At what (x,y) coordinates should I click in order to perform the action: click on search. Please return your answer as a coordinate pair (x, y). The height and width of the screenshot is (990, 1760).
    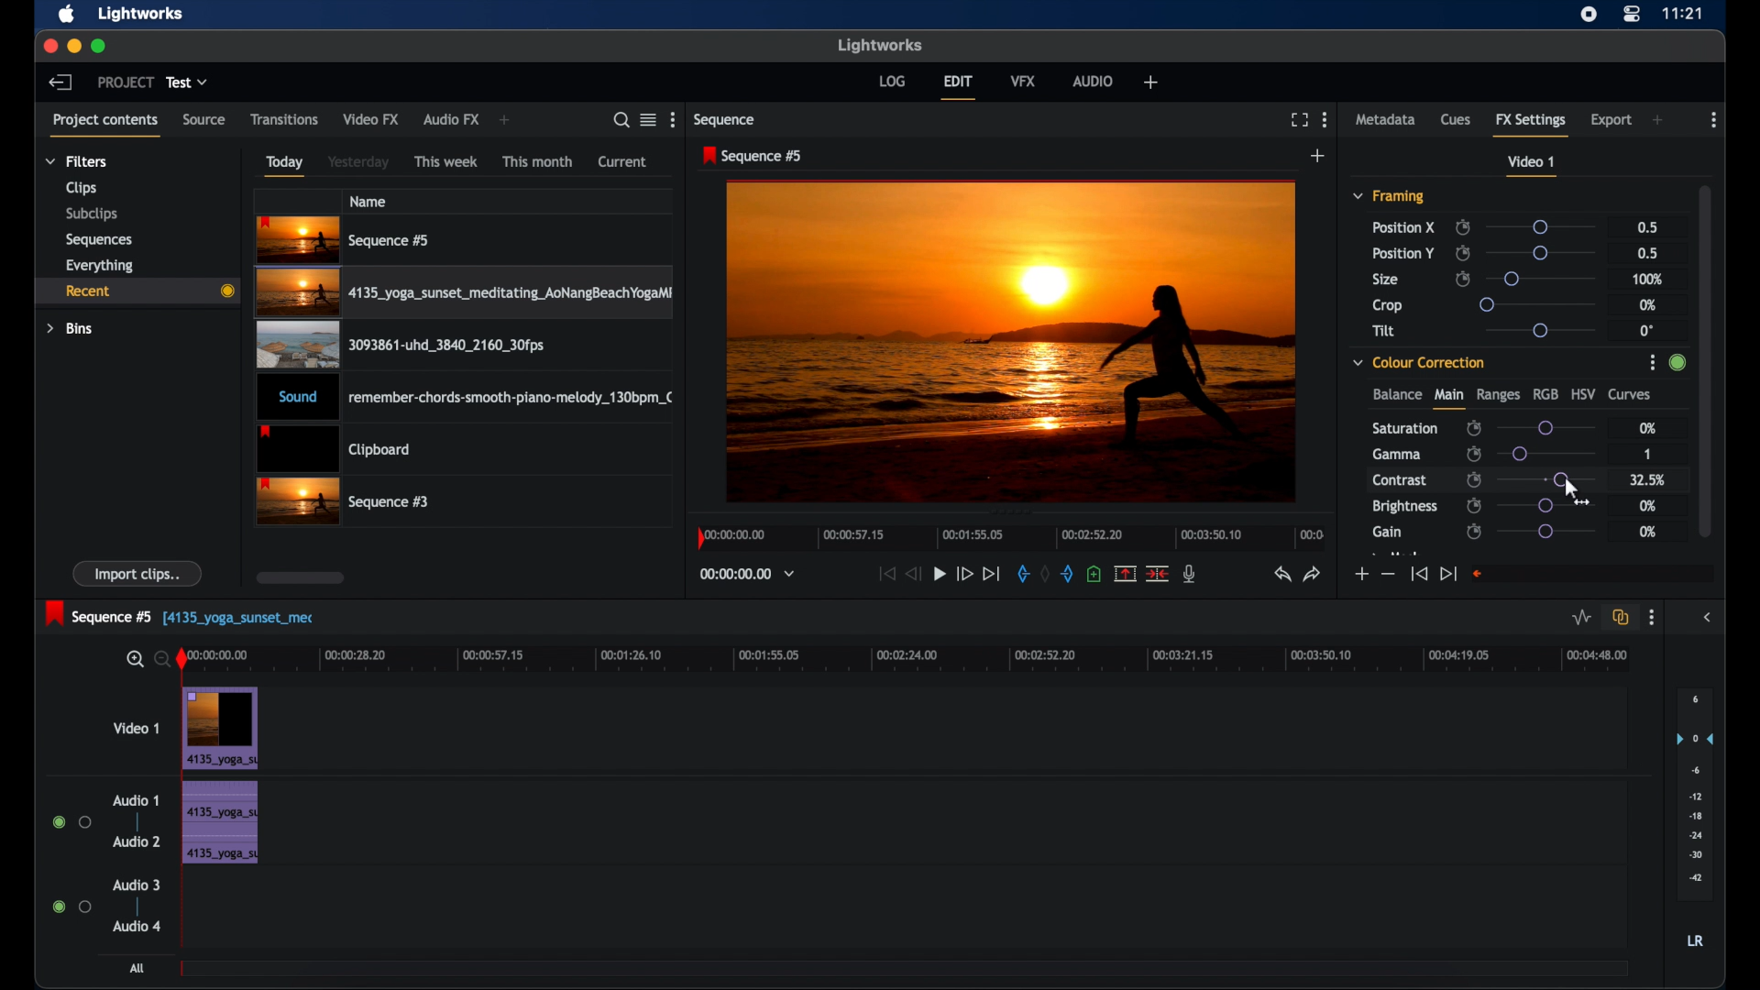
    Looking at the image, I should click on (616, 120).